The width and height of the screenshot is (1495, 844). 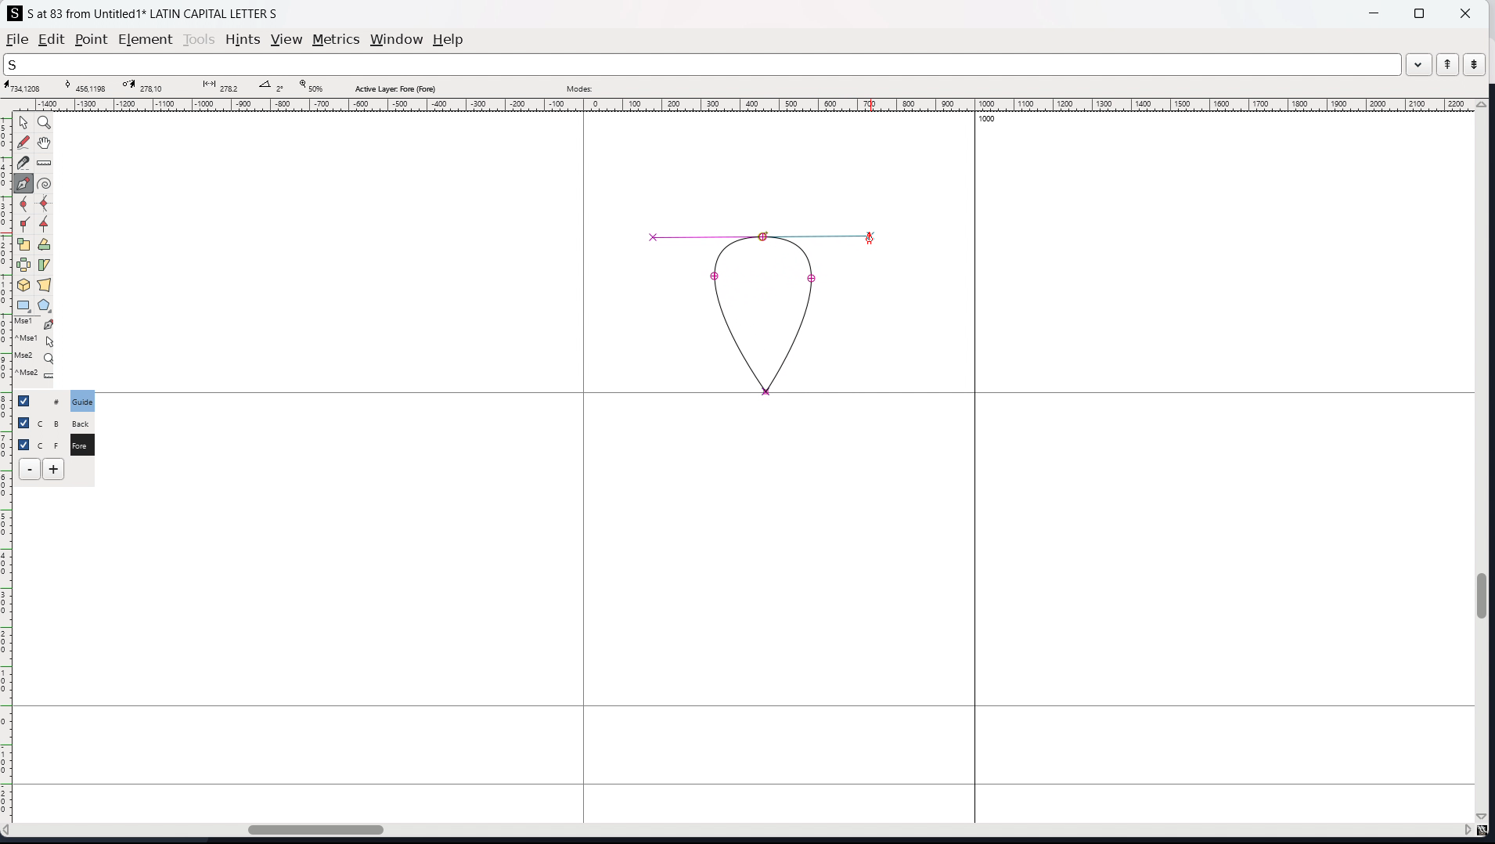 I want to click on S at 83 from Untitled 1 LATIN CAPITAL LETTER S, so click(x=153, y=13).